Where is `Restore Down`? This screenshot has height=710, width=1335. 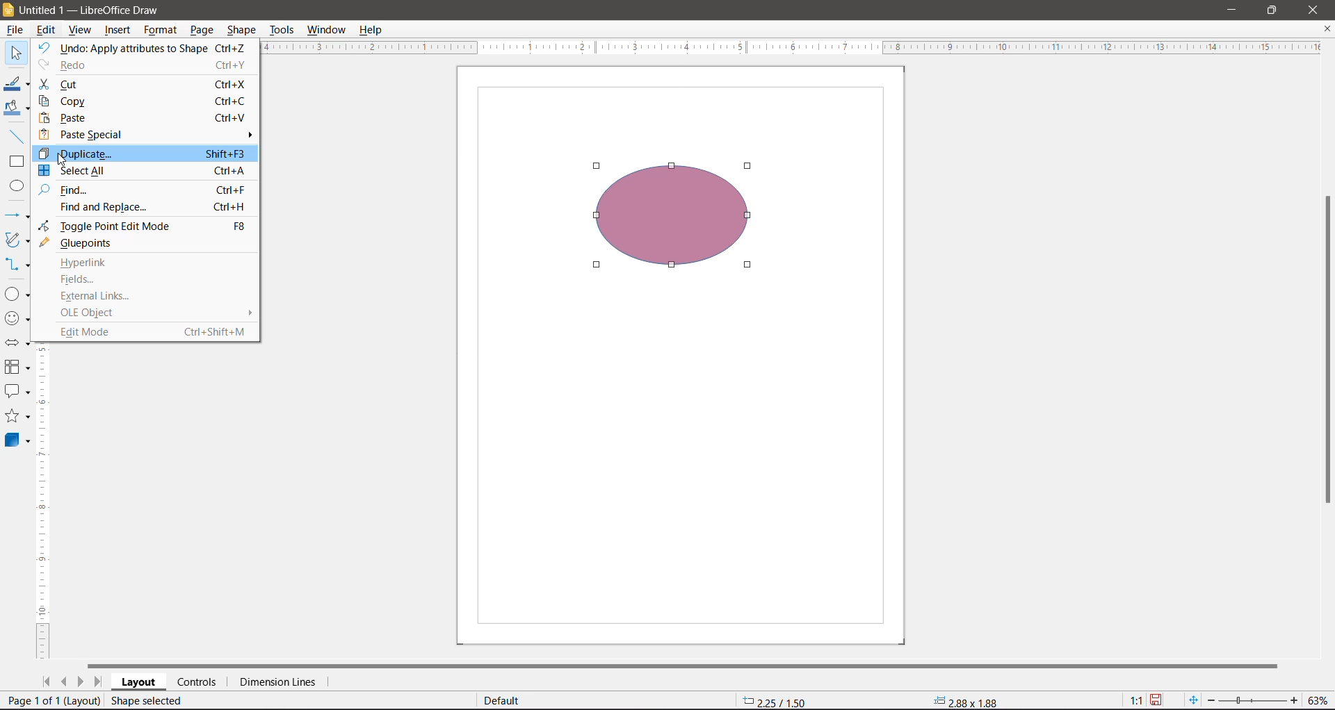
Restore Down is located at coordinates (1273, 10).